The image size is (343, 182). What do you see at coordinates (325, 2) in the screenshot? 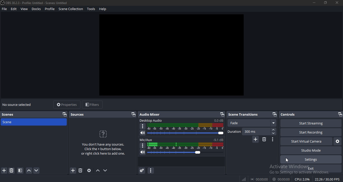
I see `restore` at bounding box center [325, 2].